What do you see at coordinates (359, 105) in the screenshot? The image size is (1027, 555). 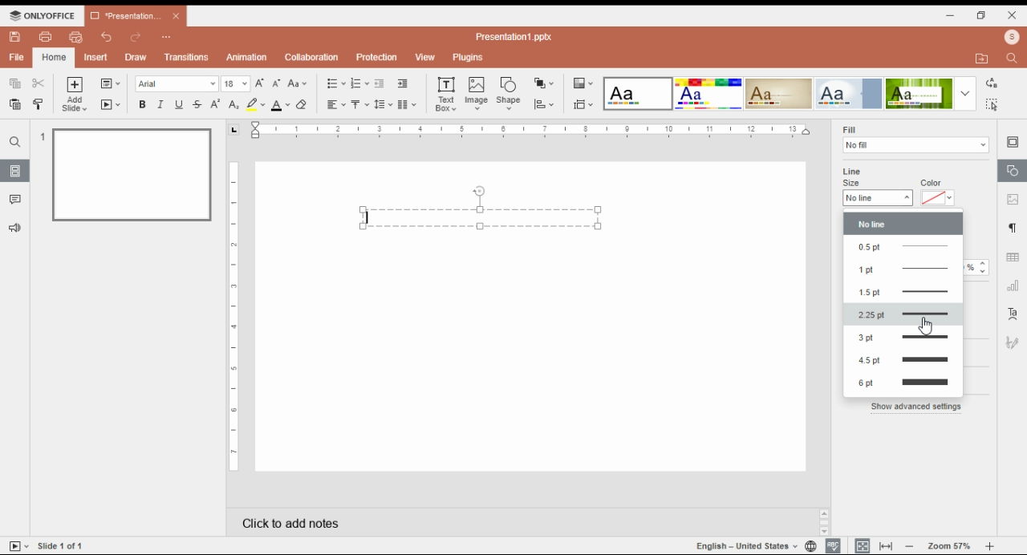 I see `vertical alignment` at bounding box center [359, 105].